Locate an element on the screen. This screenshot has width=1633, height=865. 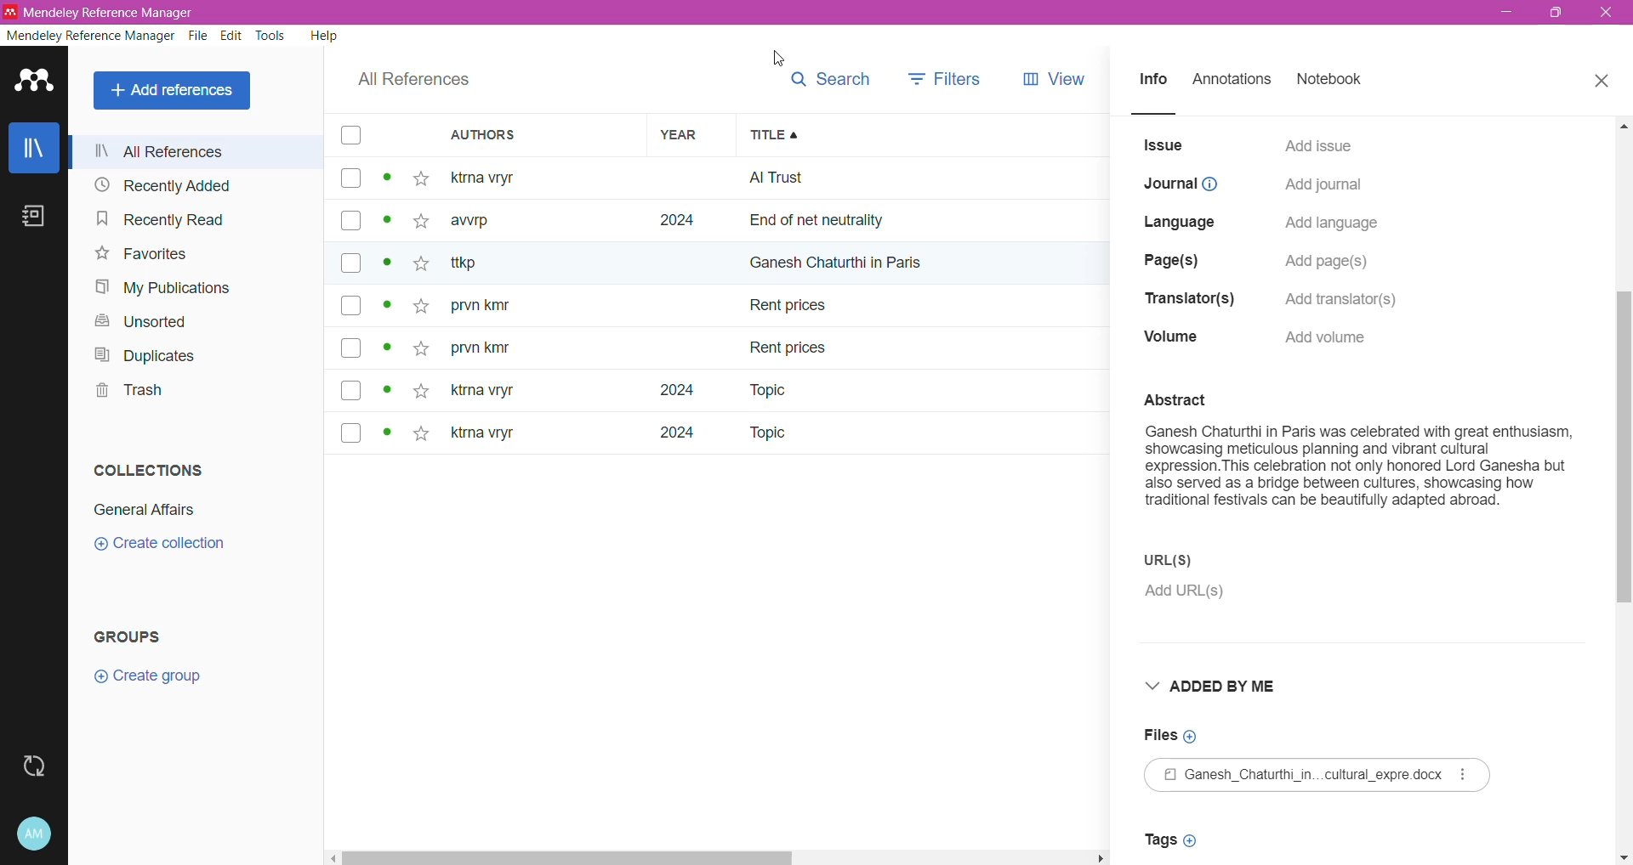
Click to add translators is located at coordinates (1351, 296).